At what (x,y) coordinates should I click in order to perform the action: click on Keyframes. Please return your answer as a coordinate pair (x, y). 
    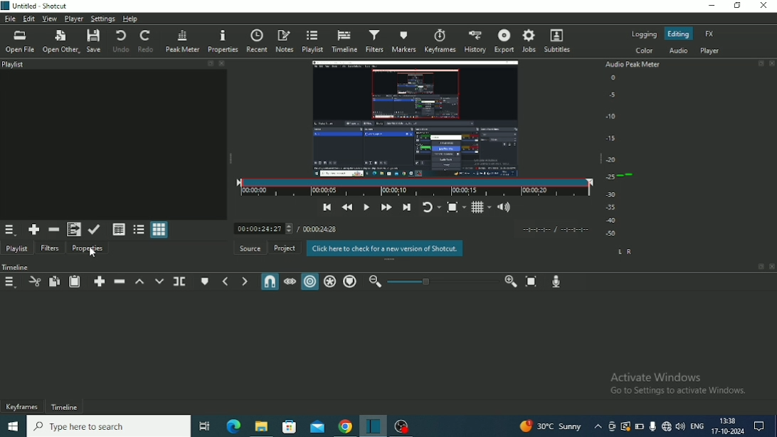
    Looking at the image, I should click on (23, 406).